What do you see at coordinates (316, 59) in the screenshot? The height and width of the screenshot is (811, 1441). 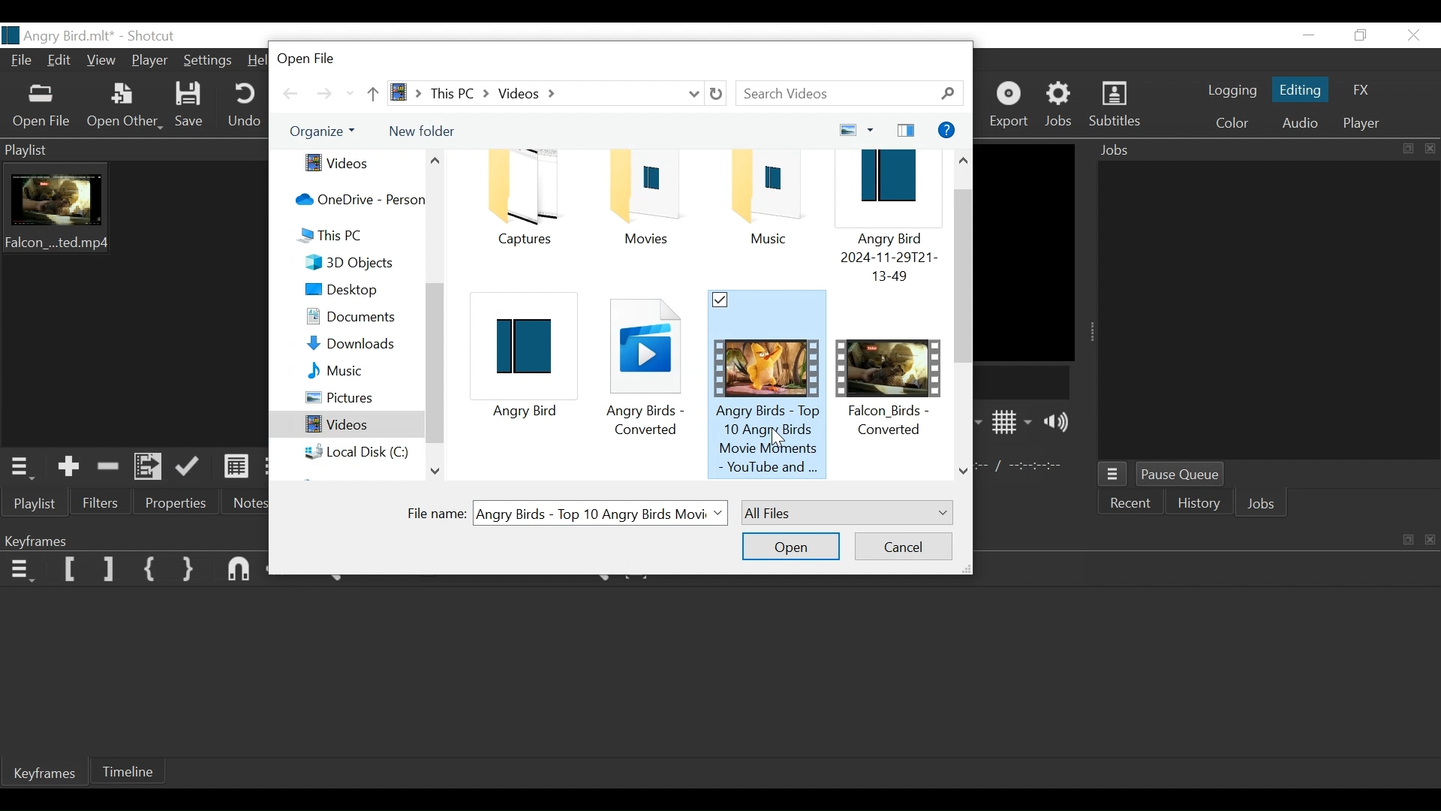 I see `Open File` at bounding box center [316, 59].